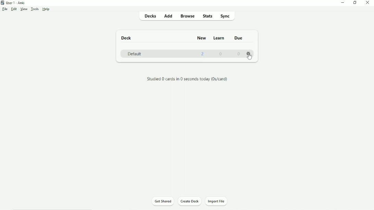 The height and width of the screenshot is (210, 374). I want to click on Edit, so click(14, 9).